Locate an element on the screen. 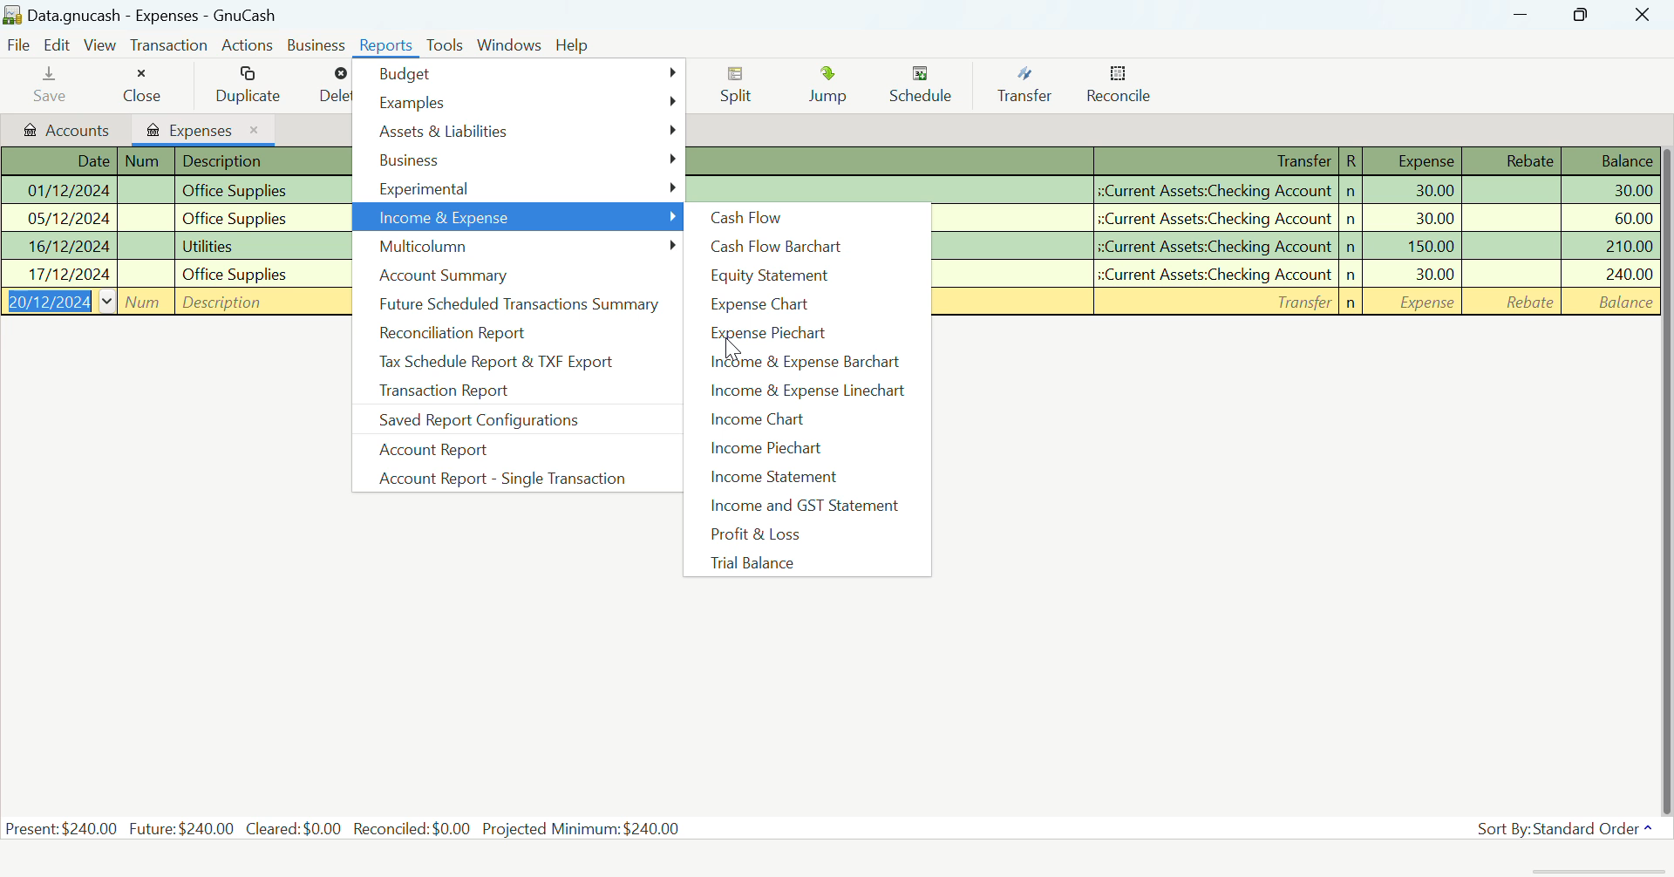  Assets & Liabilities is located at coordinates (520, 133).